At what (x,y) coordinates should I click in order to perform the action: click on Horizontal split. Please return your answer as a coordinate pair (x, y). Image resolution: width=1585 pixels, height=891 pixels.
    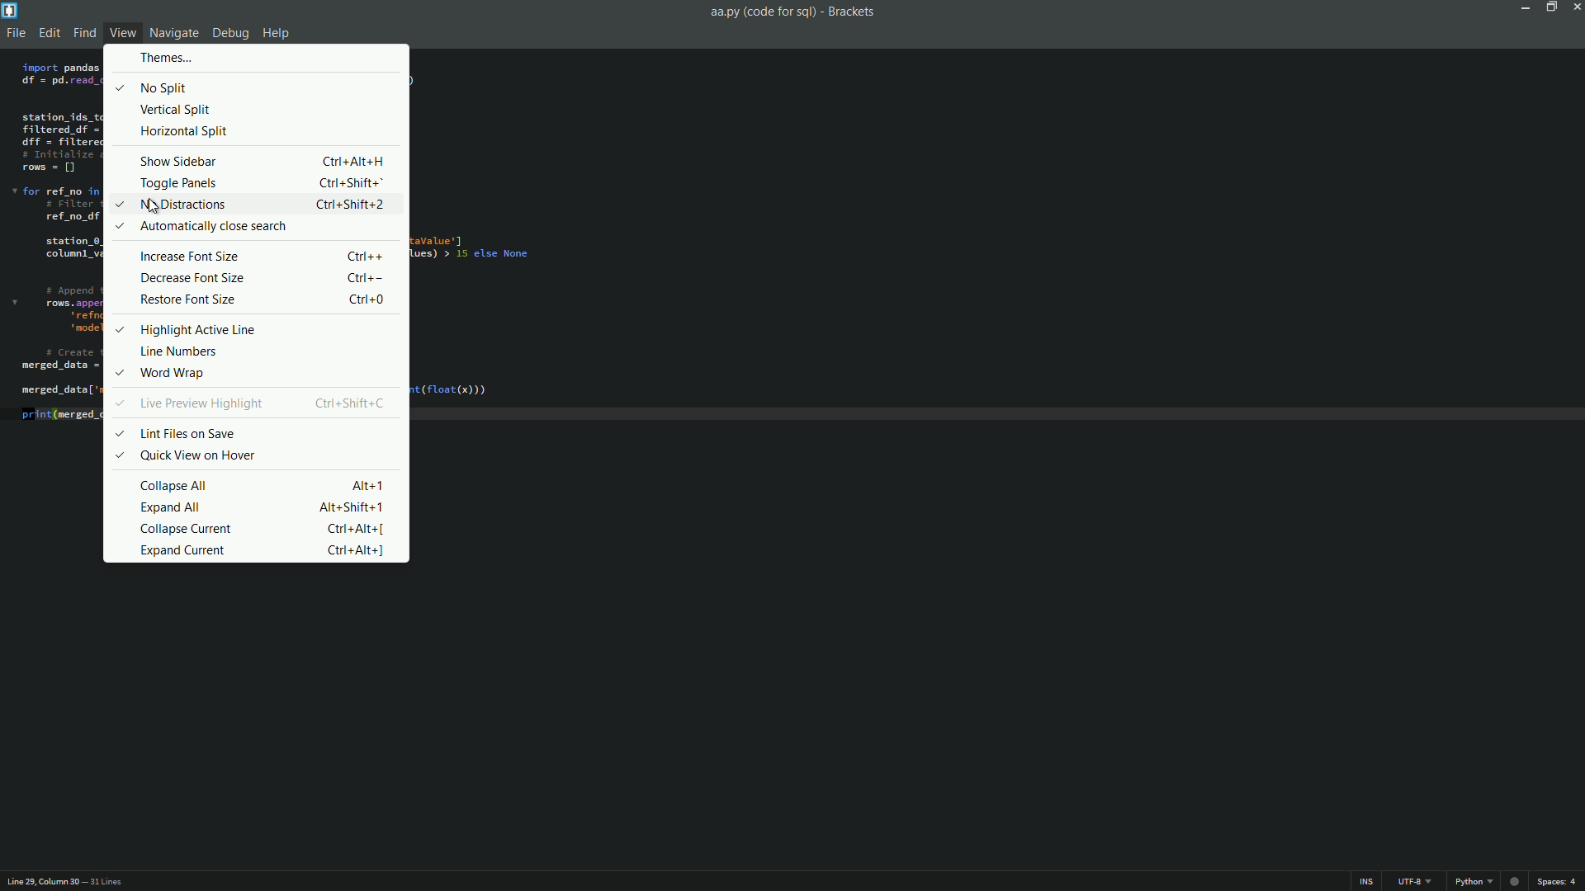
    Looking at the image, I should click on (187, 134).